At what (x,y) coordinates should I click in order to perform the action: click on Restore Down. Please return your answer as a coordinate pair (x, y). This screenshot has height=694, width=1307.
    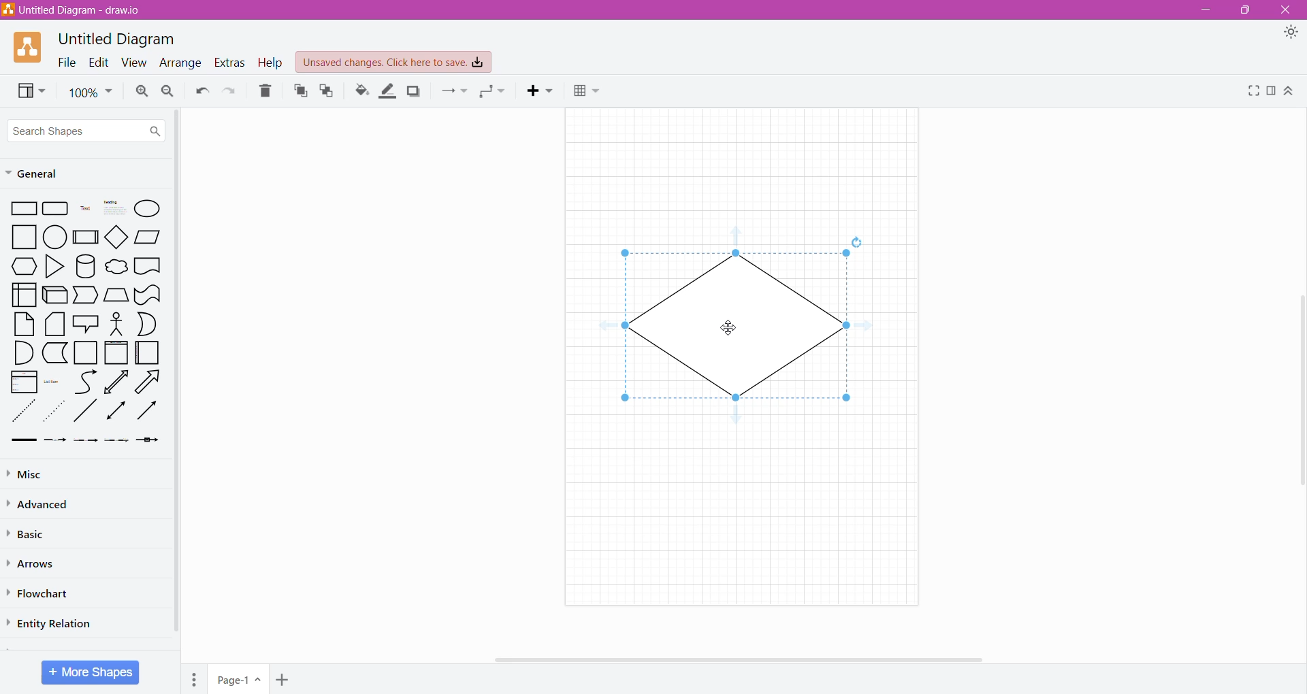
    Looking at the image, I should click on (1246, 10).